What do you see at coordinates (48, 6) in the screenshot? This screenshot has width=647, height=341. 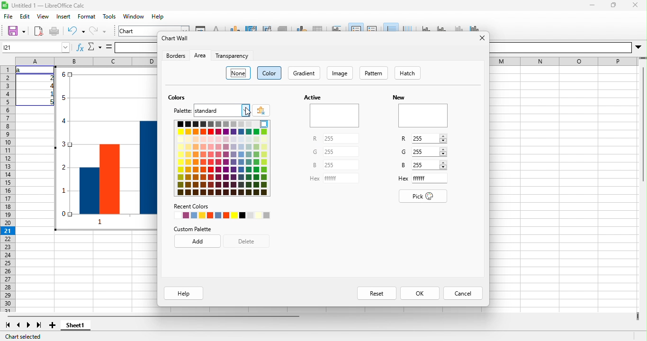 I see `Untitled 1 — LibreOffice Calc` at bounding box center [48, 6].